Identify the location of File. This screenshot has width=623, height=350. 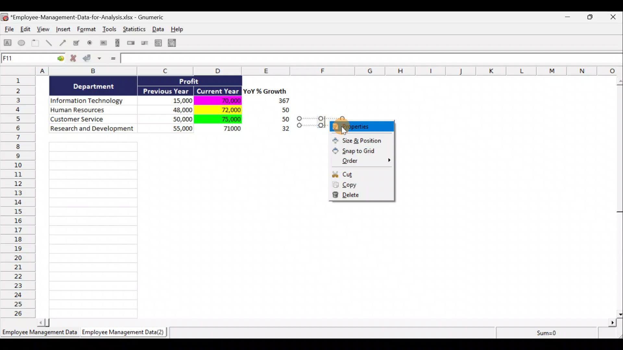
(8, 30).